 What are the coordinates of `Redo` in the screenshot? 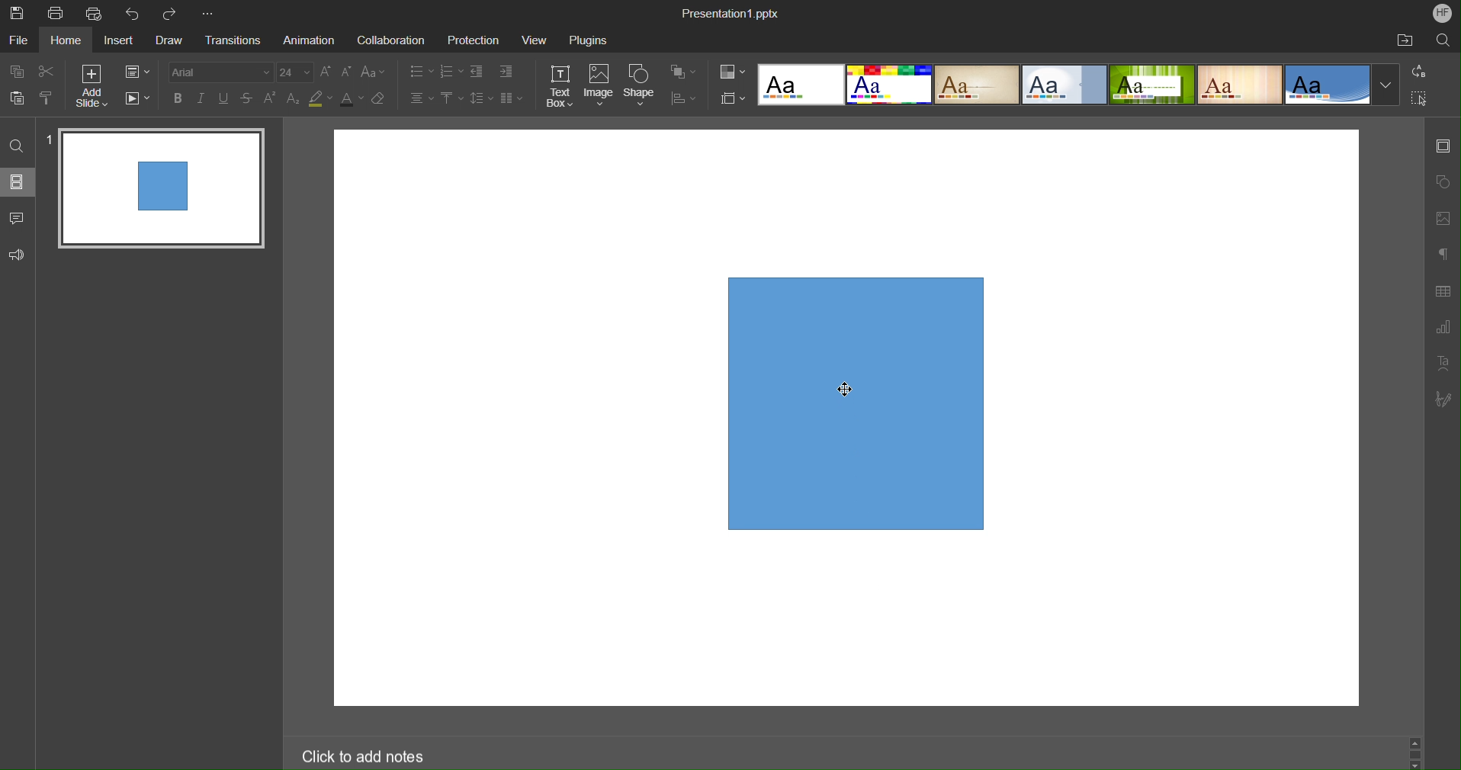 It's located at (170, 11).